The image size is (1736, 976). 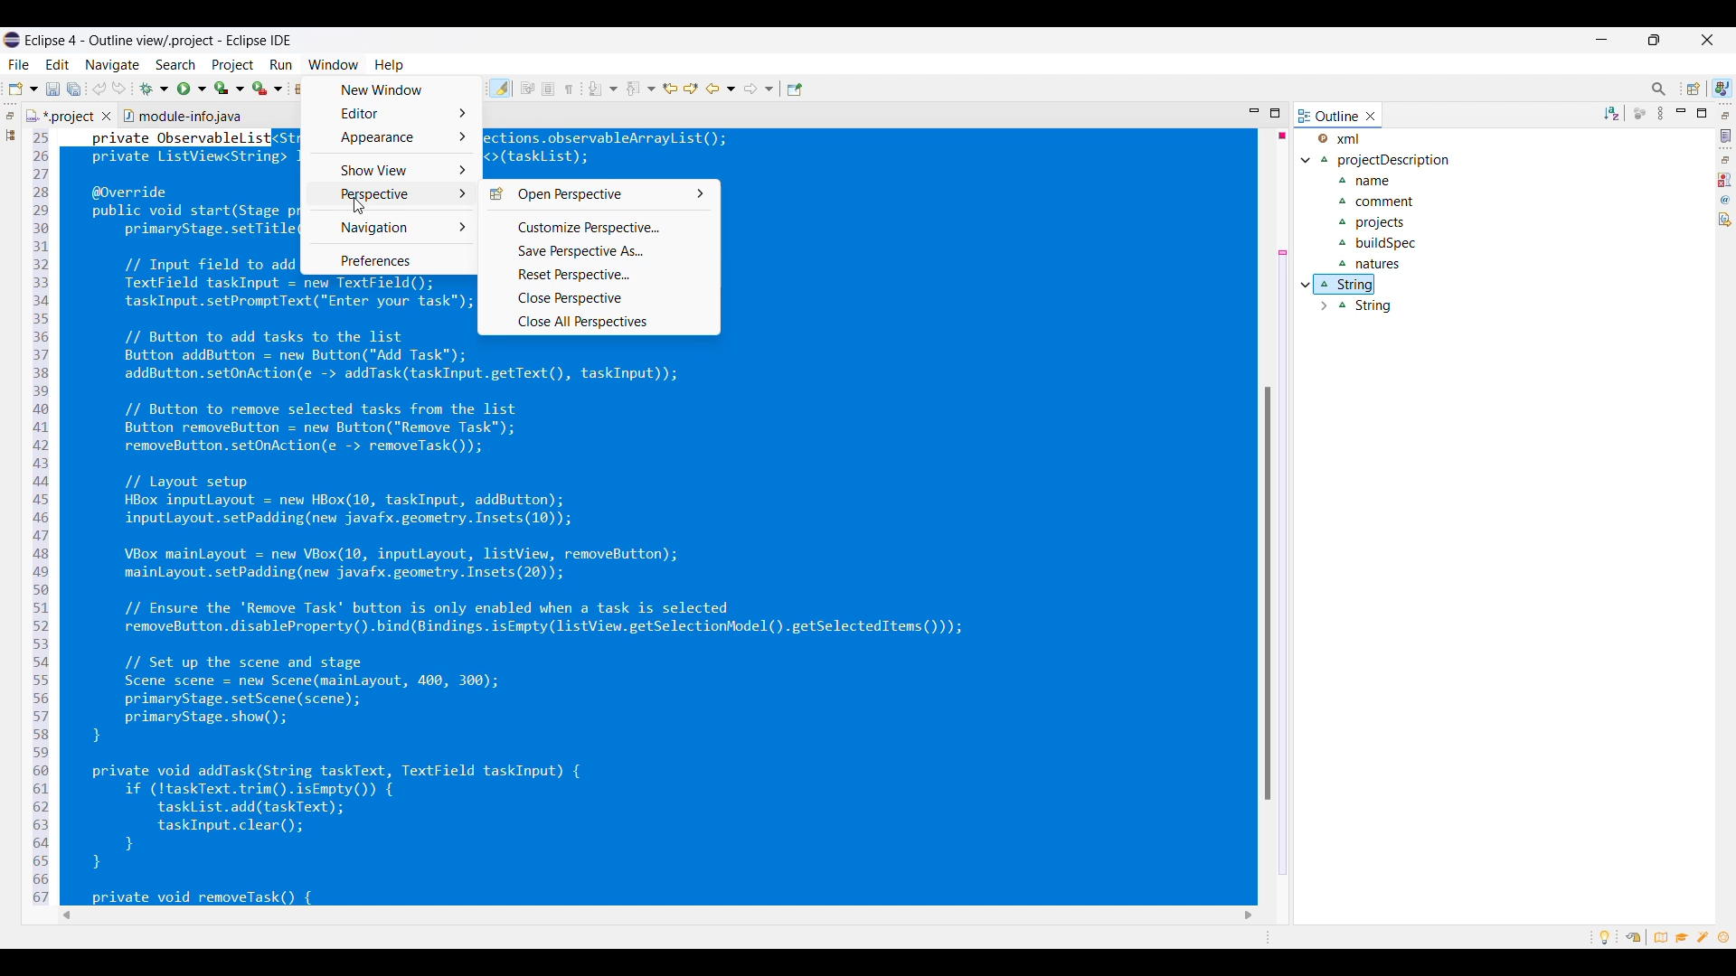 I want to click on New window, so click(x=391, y=90).